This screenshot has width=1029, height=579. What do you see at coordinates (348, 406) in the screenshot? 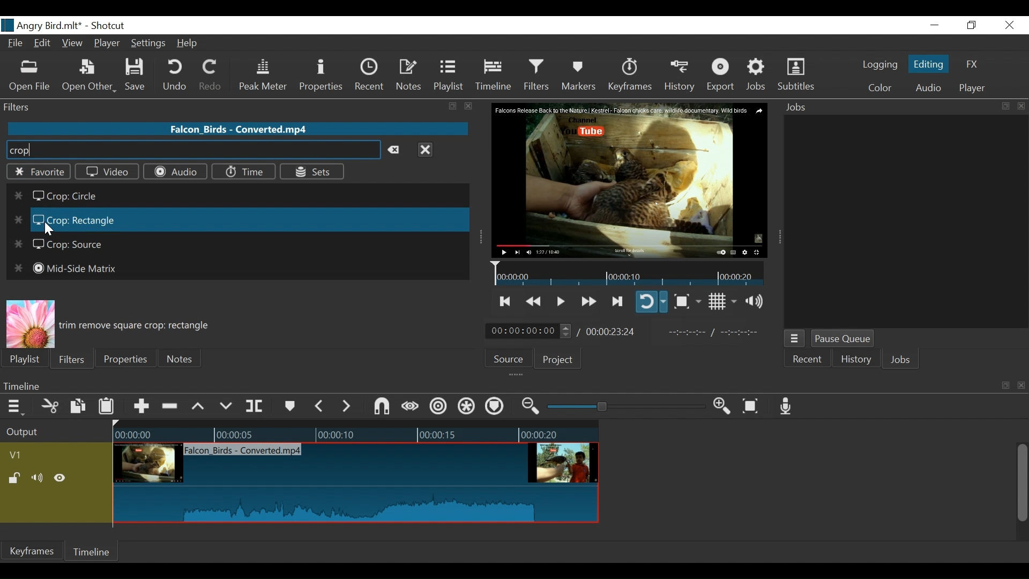
I see `Next Marker` at bounding box center [348, 406].